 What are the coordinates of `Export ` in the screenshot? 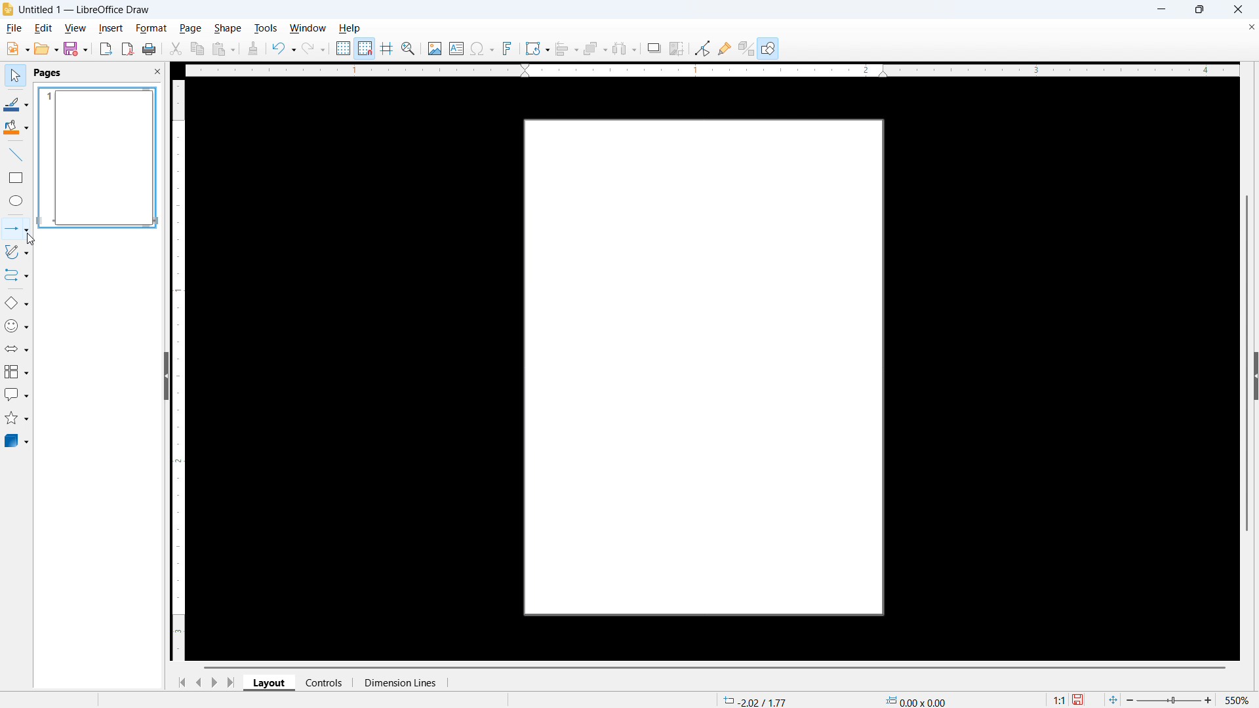 It's located at (106, 49).